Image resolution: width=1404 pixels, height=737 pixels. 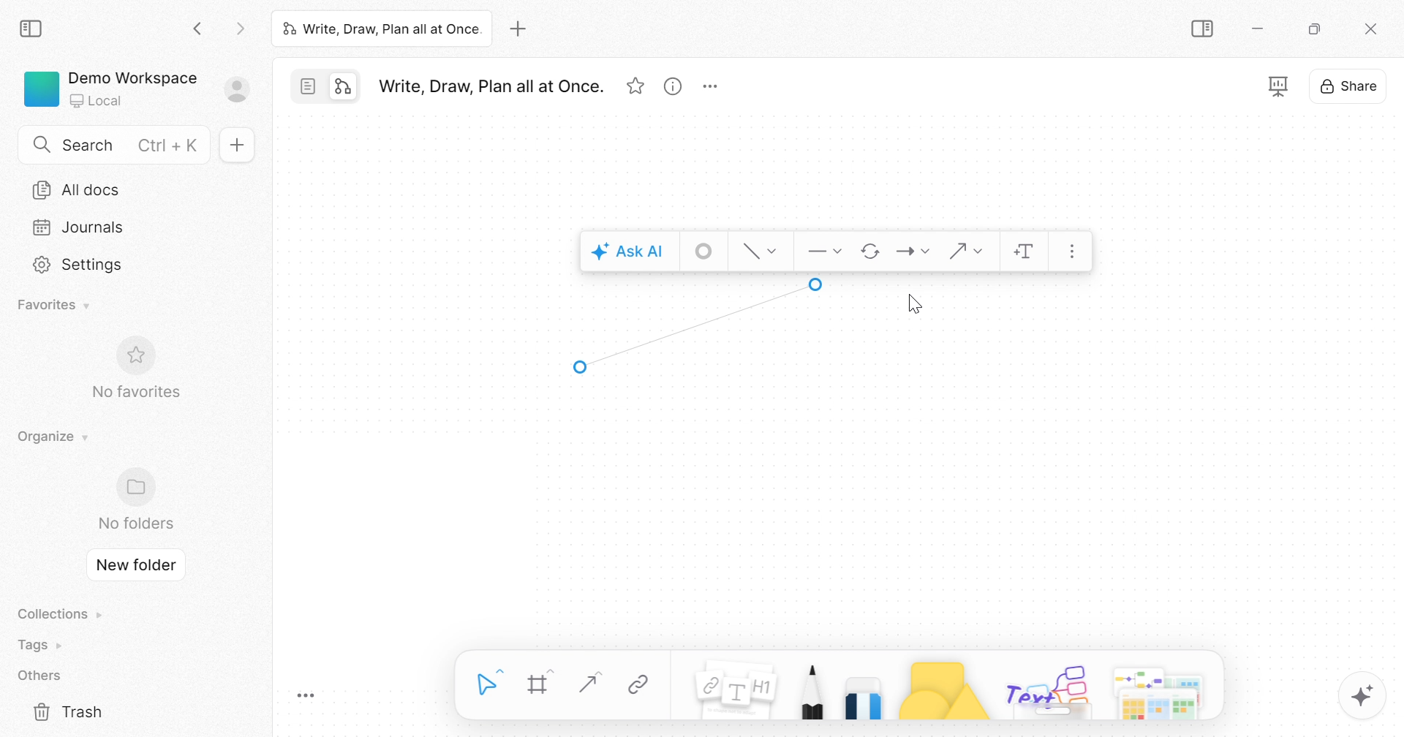 I want to click on End point style, so click(x=913, y=254).